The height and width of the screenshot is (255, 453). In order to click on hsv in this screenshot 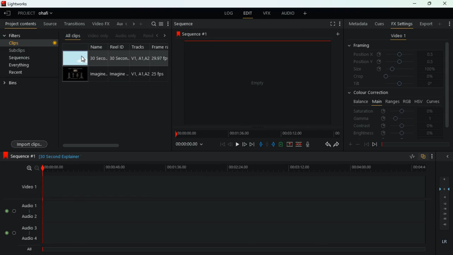, I will do `click(418, 101)`.